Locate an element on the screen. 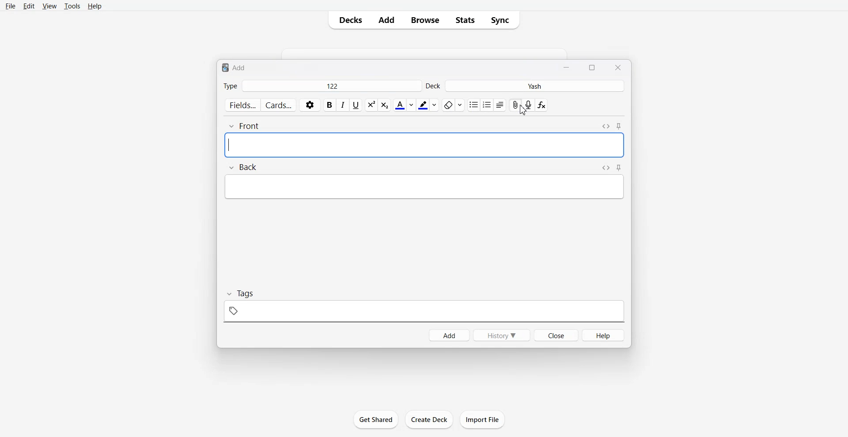  Tags is located at coordinates (242, 293).